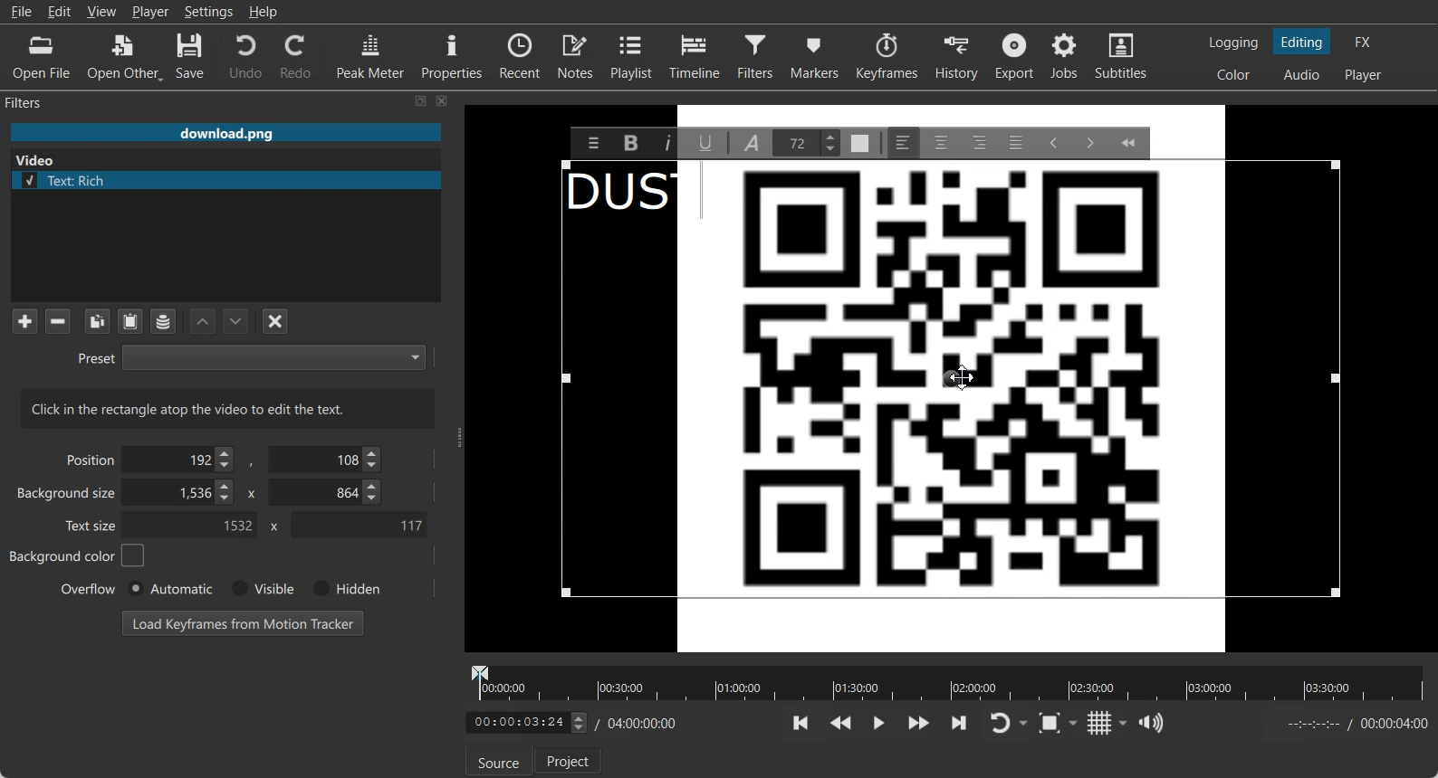 The height and width of the screenshot is (778, 1438). I want to click on Redo, so click(297, 56).